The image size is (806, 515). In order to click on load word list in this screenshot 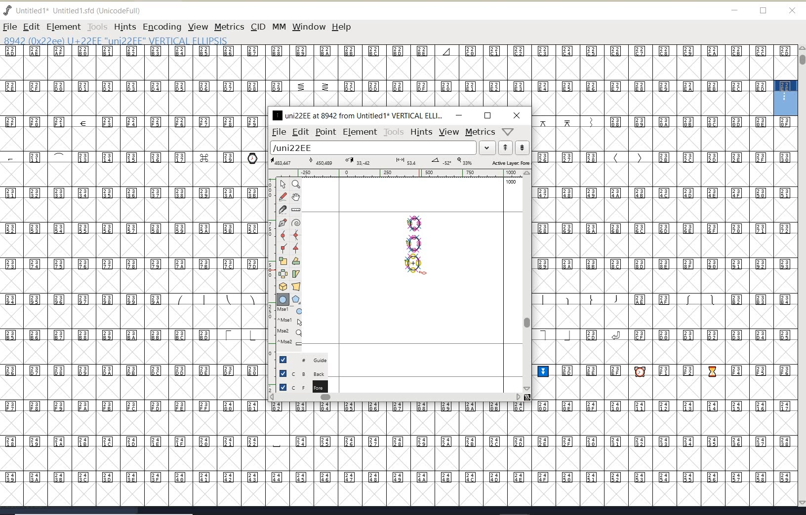, I will do `click(381, 148)`.